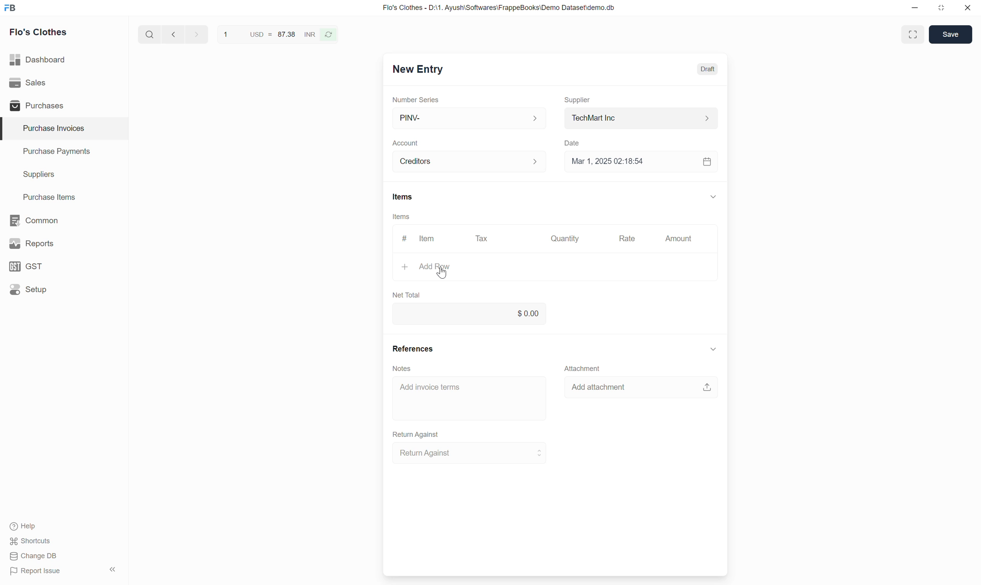  Describe the element at coordinates (499, 7) in the screenshot. I see `Flo's Clothes - D:\1. Ayush\Softwares\FrappeBooks\Demo Dataset\demo.db` at that location.